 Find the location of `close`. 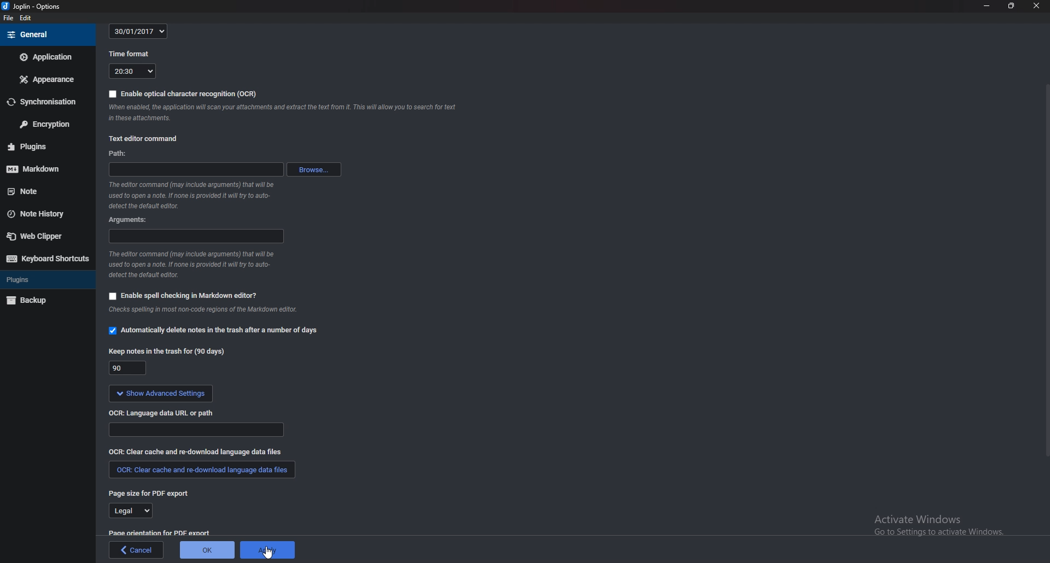

close is located at coordinates (1035, 5).